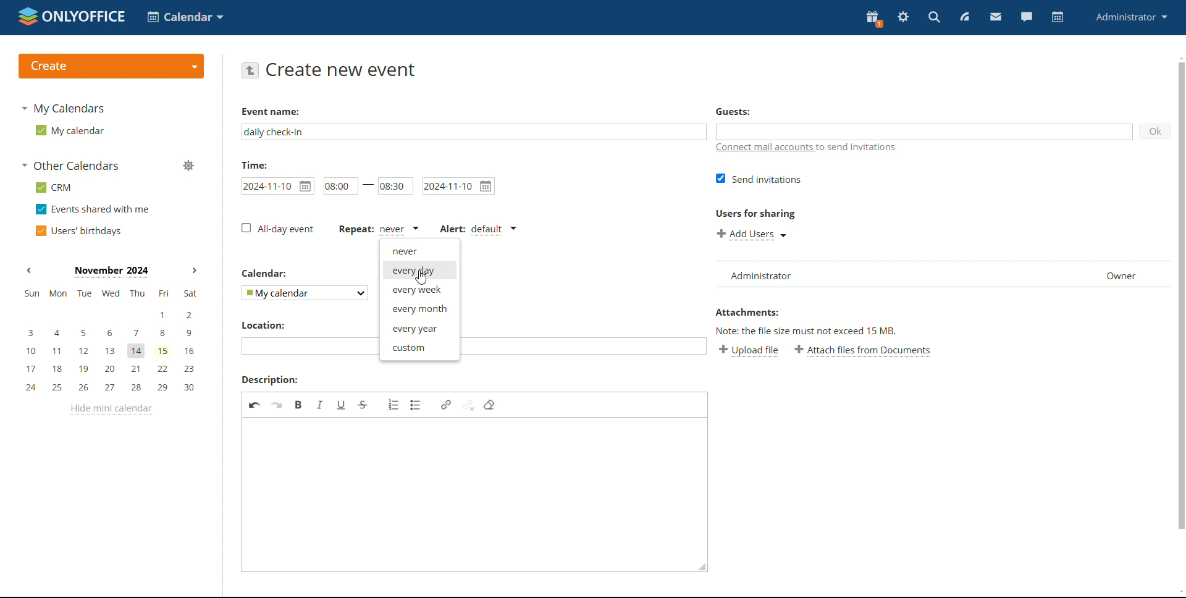 The image size is (1186, 598). I want to click on scroll down, so click(1179, 592).